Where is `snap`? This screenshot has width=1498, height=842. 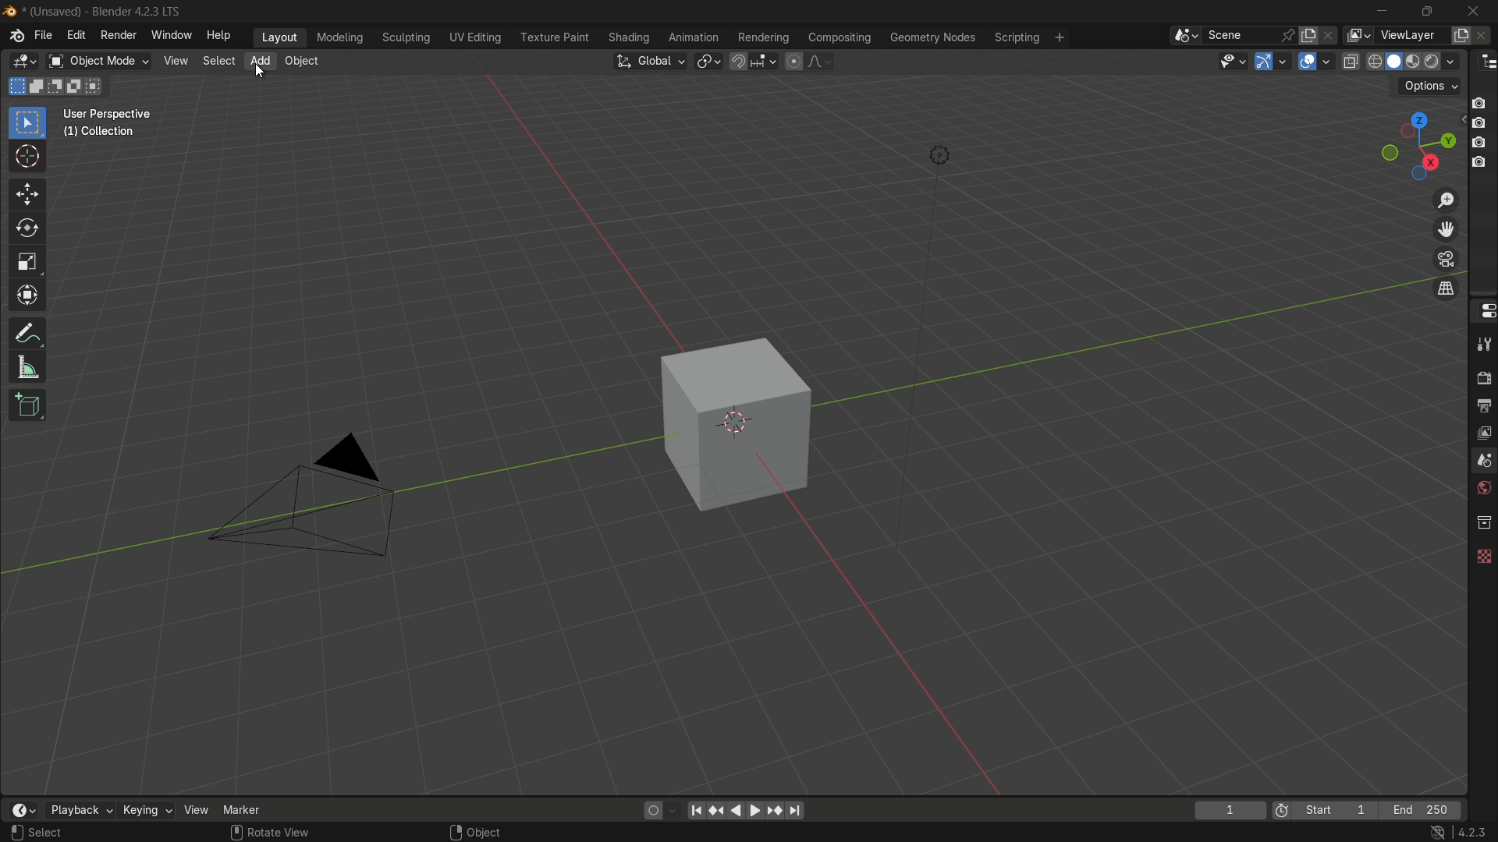 snap is located at coordinates (752, 62).